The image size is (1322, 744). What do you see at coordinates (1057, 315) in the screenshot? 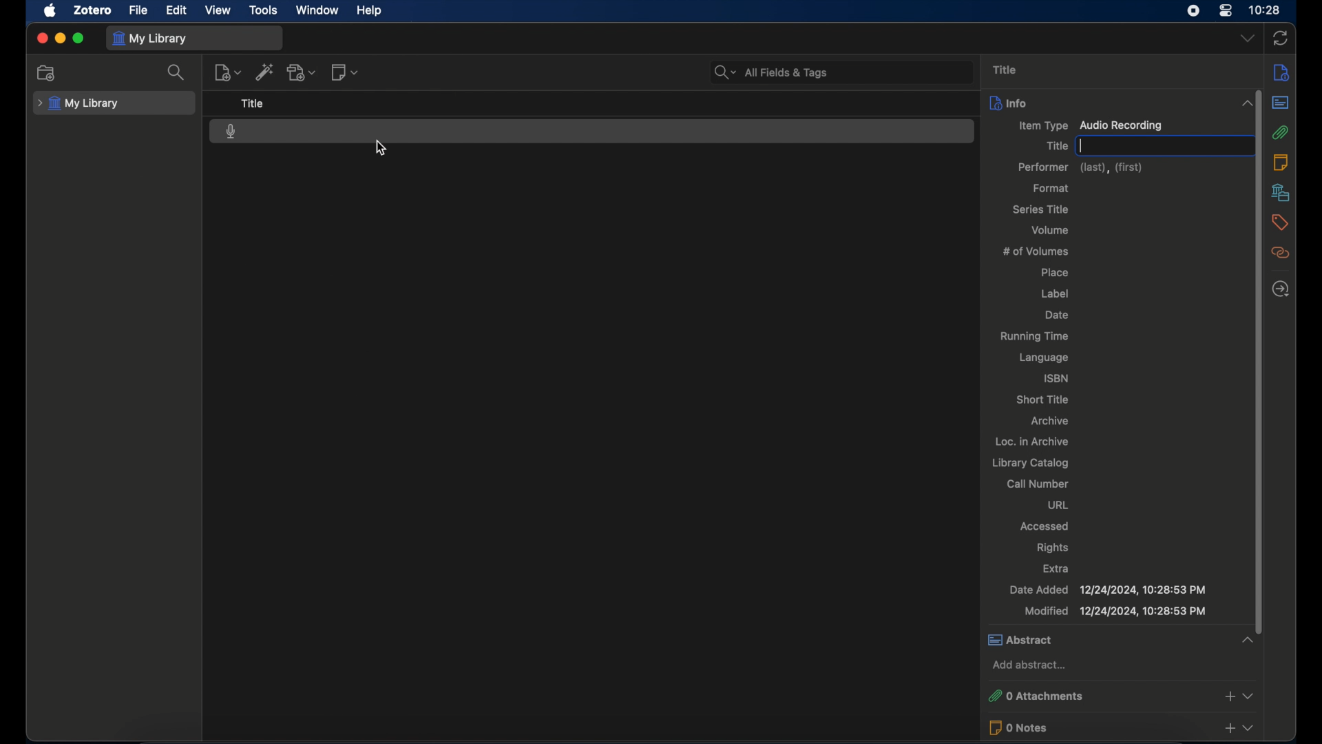
I see `date` at bounding box center [1057, 315].